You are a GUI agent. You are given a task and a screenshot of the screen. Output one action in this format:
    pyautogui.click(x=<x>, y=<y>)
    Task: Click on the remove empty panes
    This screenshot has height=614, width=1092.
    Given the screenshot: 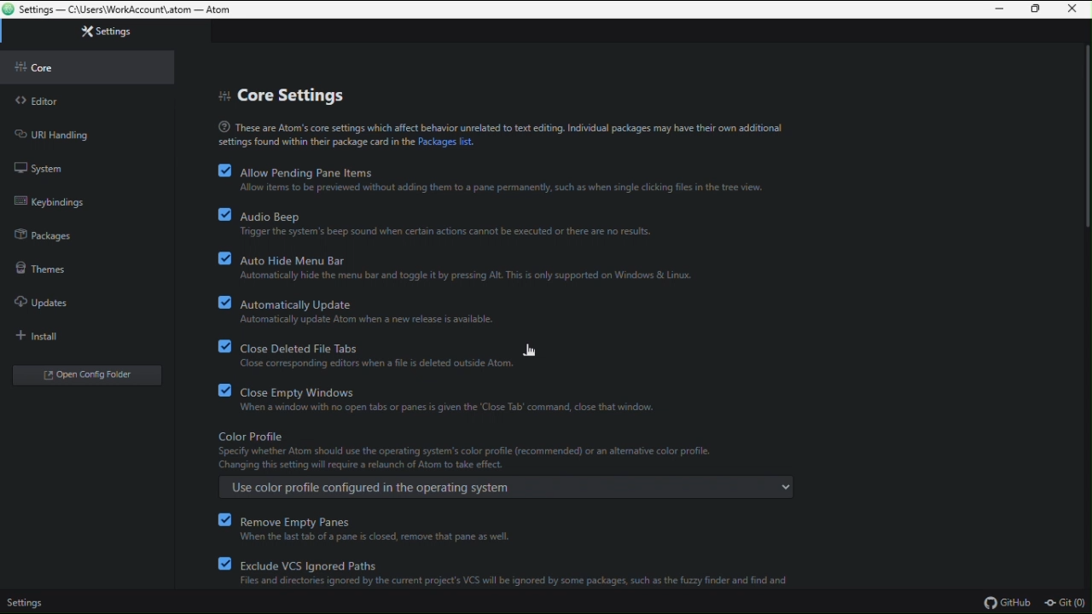 What is the action you would take?
    pyautogui.click(x=384, y=528)
    